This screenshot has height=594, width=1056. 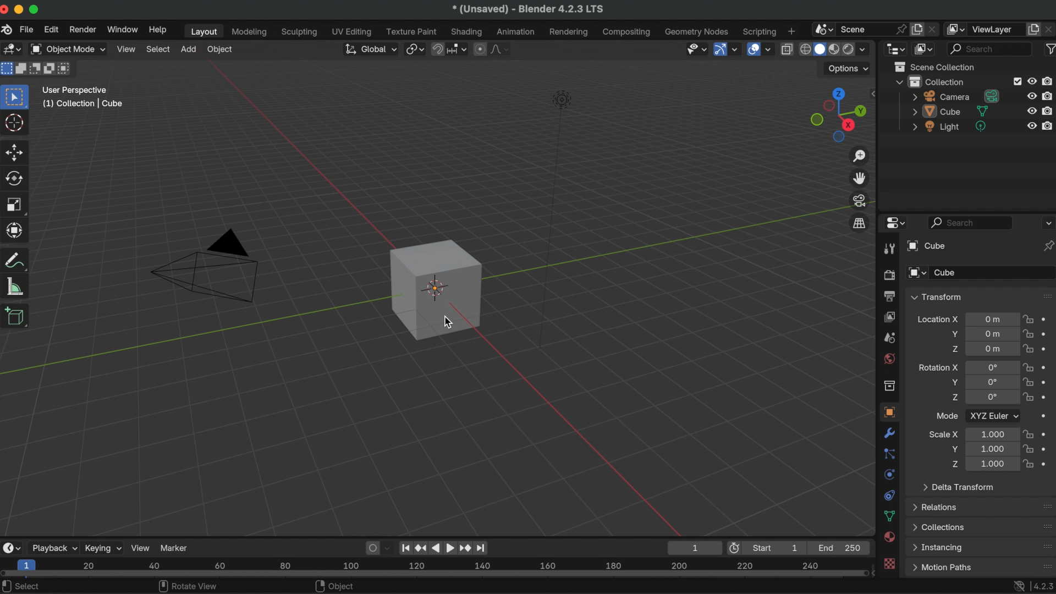 I want to click on browse scene to be linked, so click(x=822, y=28).